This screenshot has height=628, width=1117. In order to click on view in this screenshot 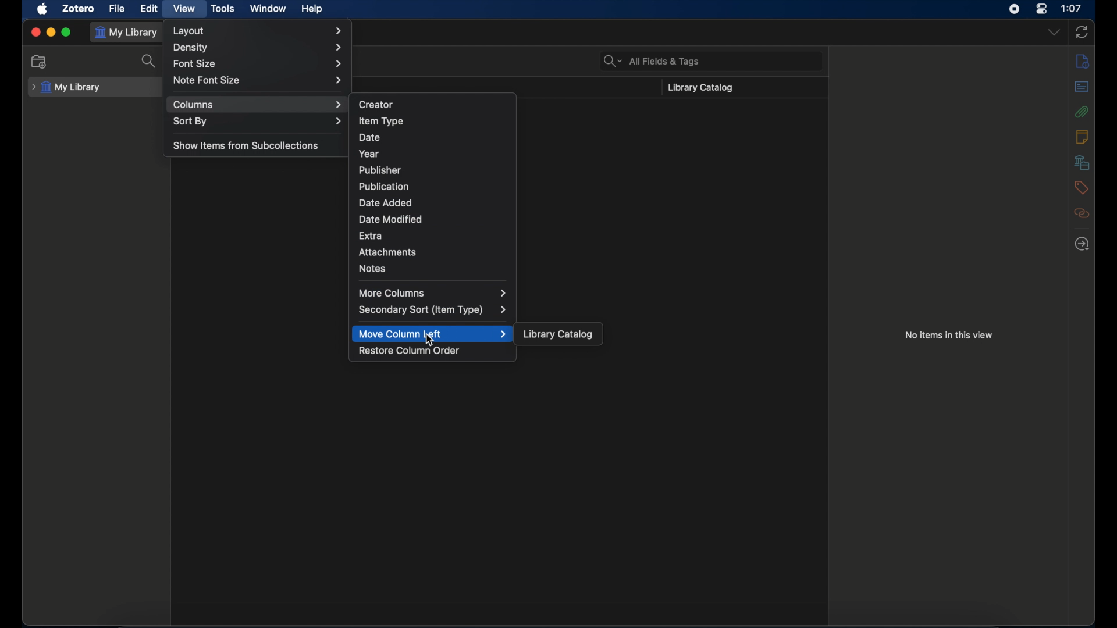, I will do `click(184, 9)`.